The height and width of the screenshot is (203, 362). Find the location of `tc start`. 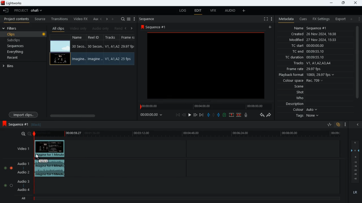

tc start is located at coordinates (316, 46).